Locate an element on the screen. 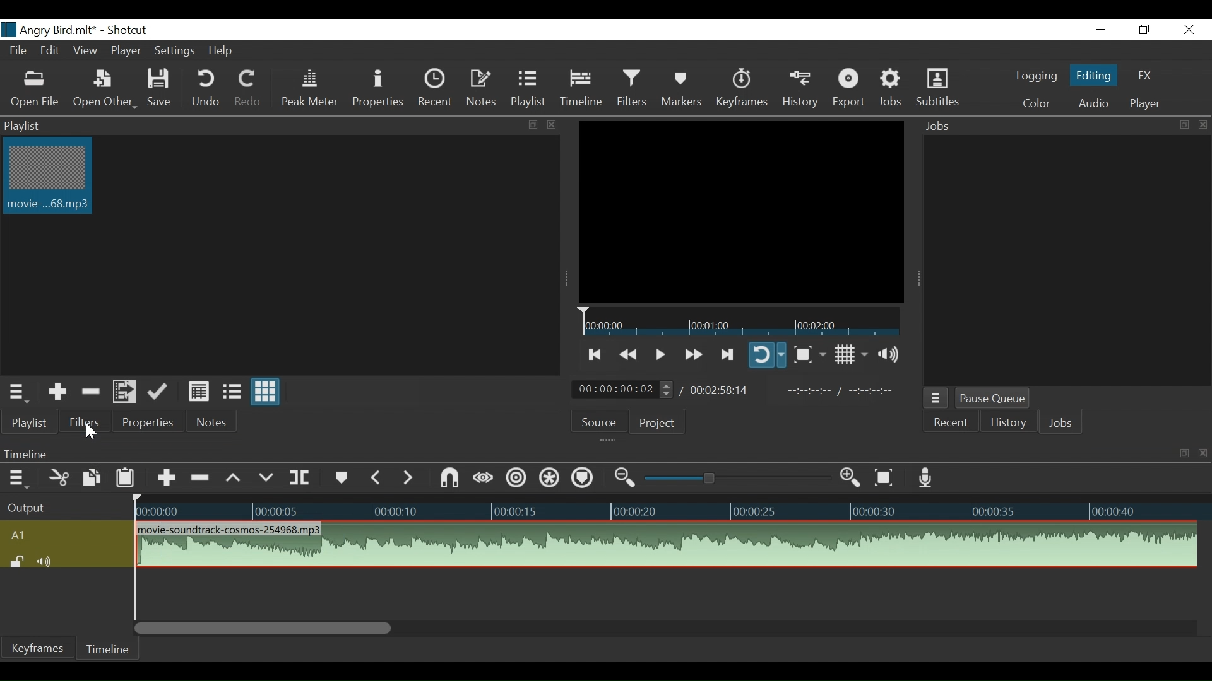  Timeline is located at coordinates (107, 649).